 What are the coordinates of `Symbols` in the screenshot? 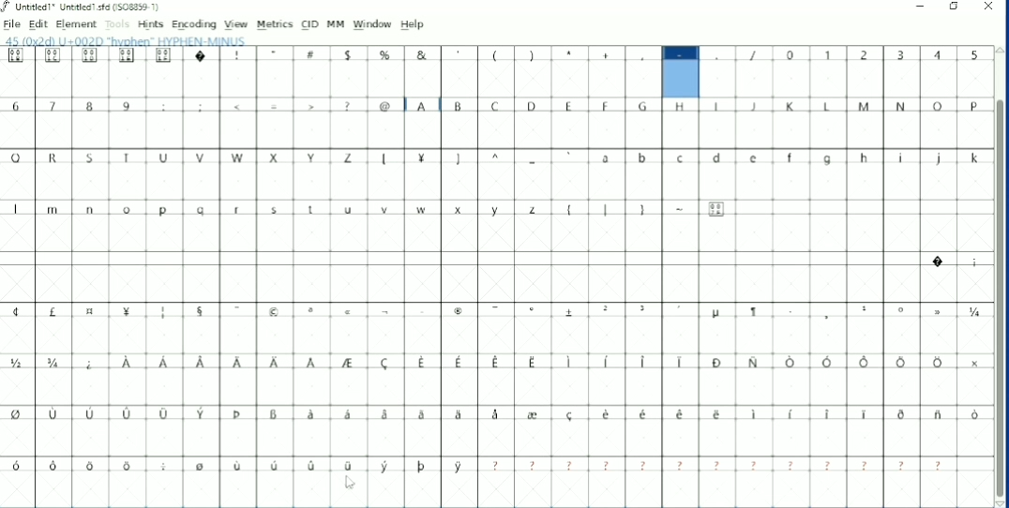 It's located at (645, 209).